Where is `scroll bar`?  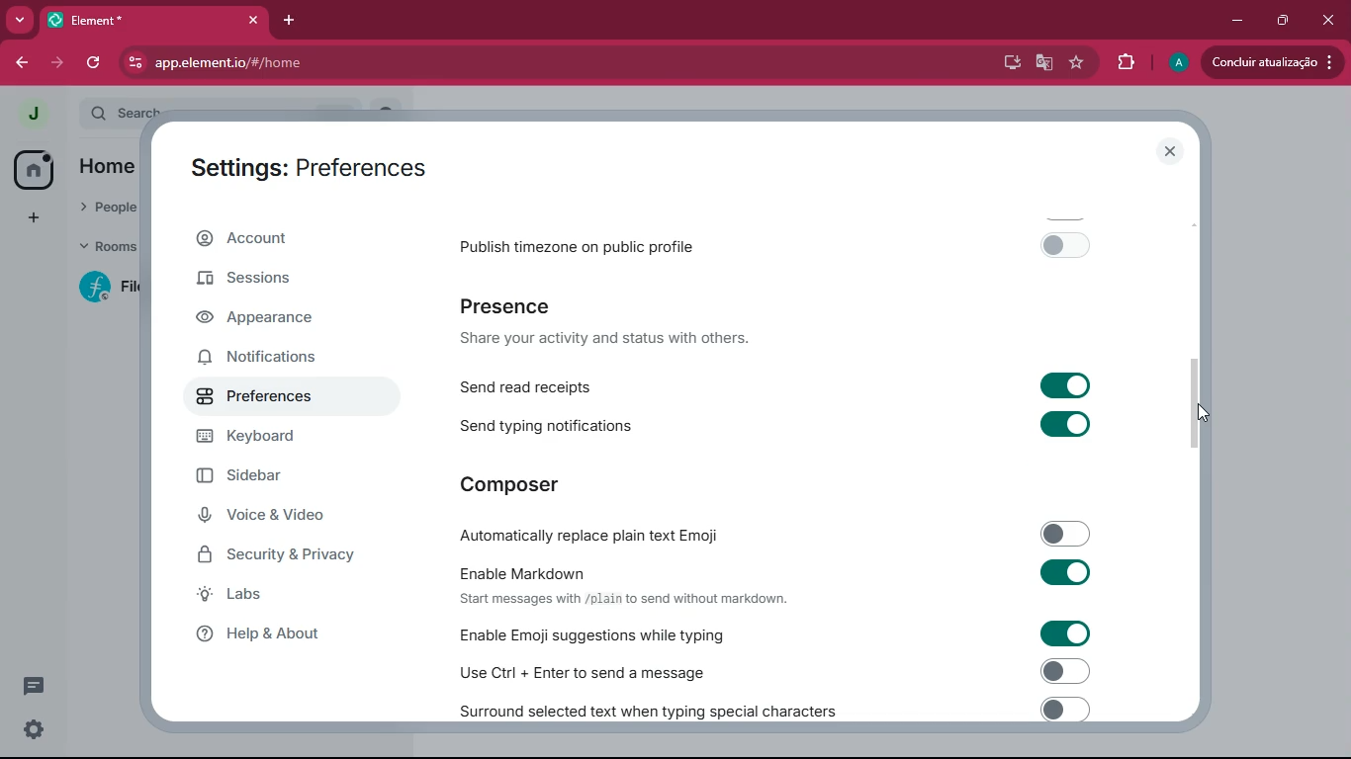 scroll bar is located at coordinates (1197, 407).